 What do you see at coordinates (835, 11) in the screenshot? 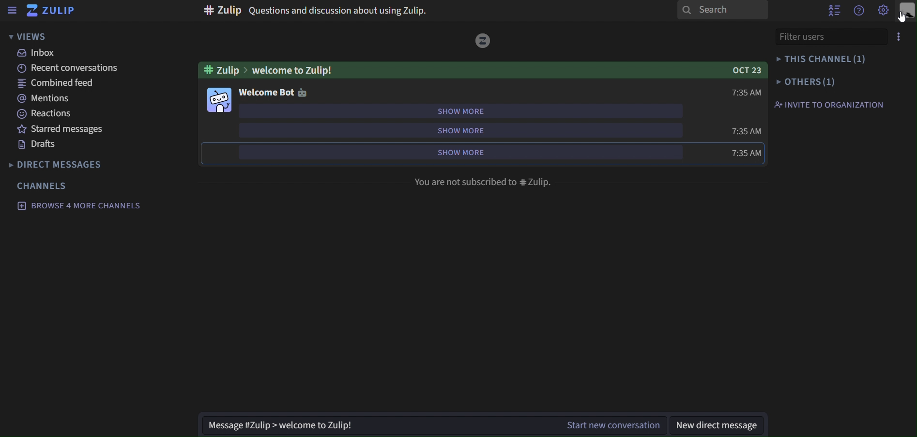
I see `hide user list` at bounding box center [835, 11].